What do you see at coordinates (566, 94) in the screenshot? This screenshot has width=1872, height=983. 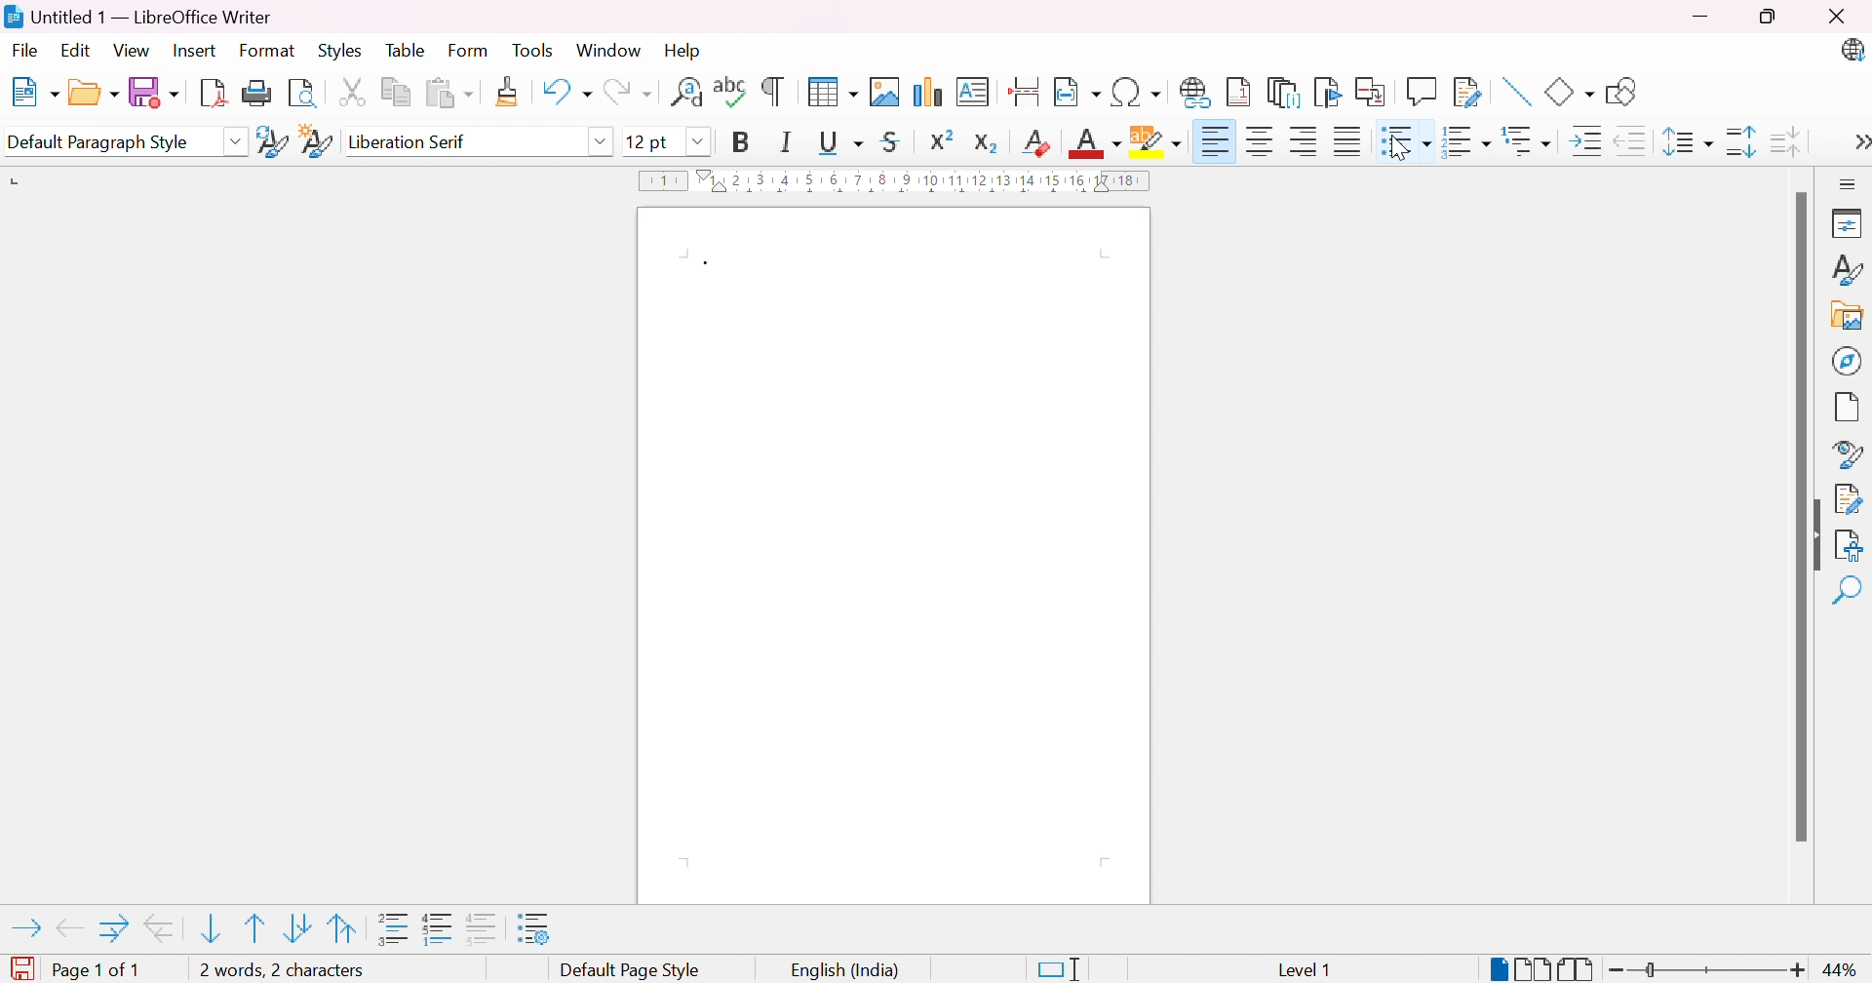 I see `Undo` at bounding box center [566, 94].